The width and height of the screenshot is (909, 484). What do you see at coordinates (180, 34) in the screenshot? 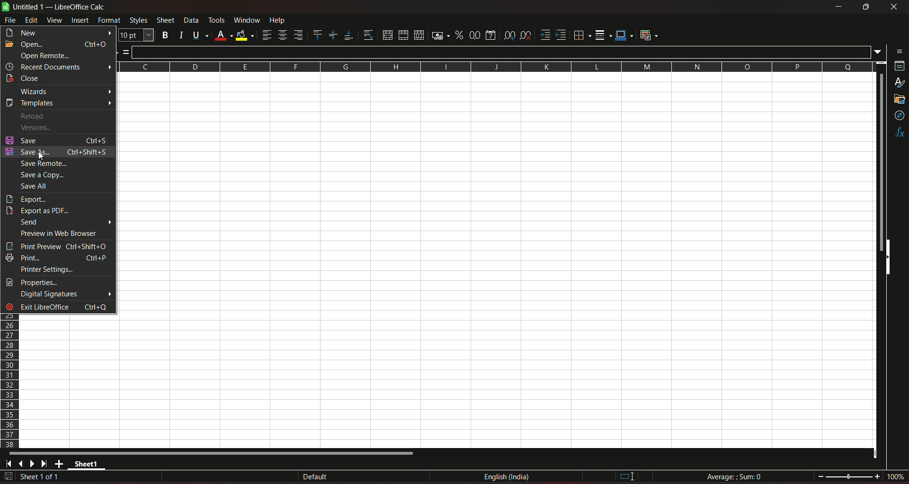
I see `italic` at bounding box center [180, 34].